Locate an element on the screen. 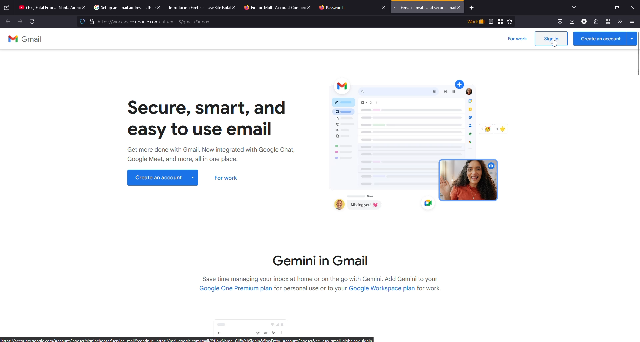 This screenshot has width=640, height=342. Firefox Multi-Account is located at coordinates (267, 8).